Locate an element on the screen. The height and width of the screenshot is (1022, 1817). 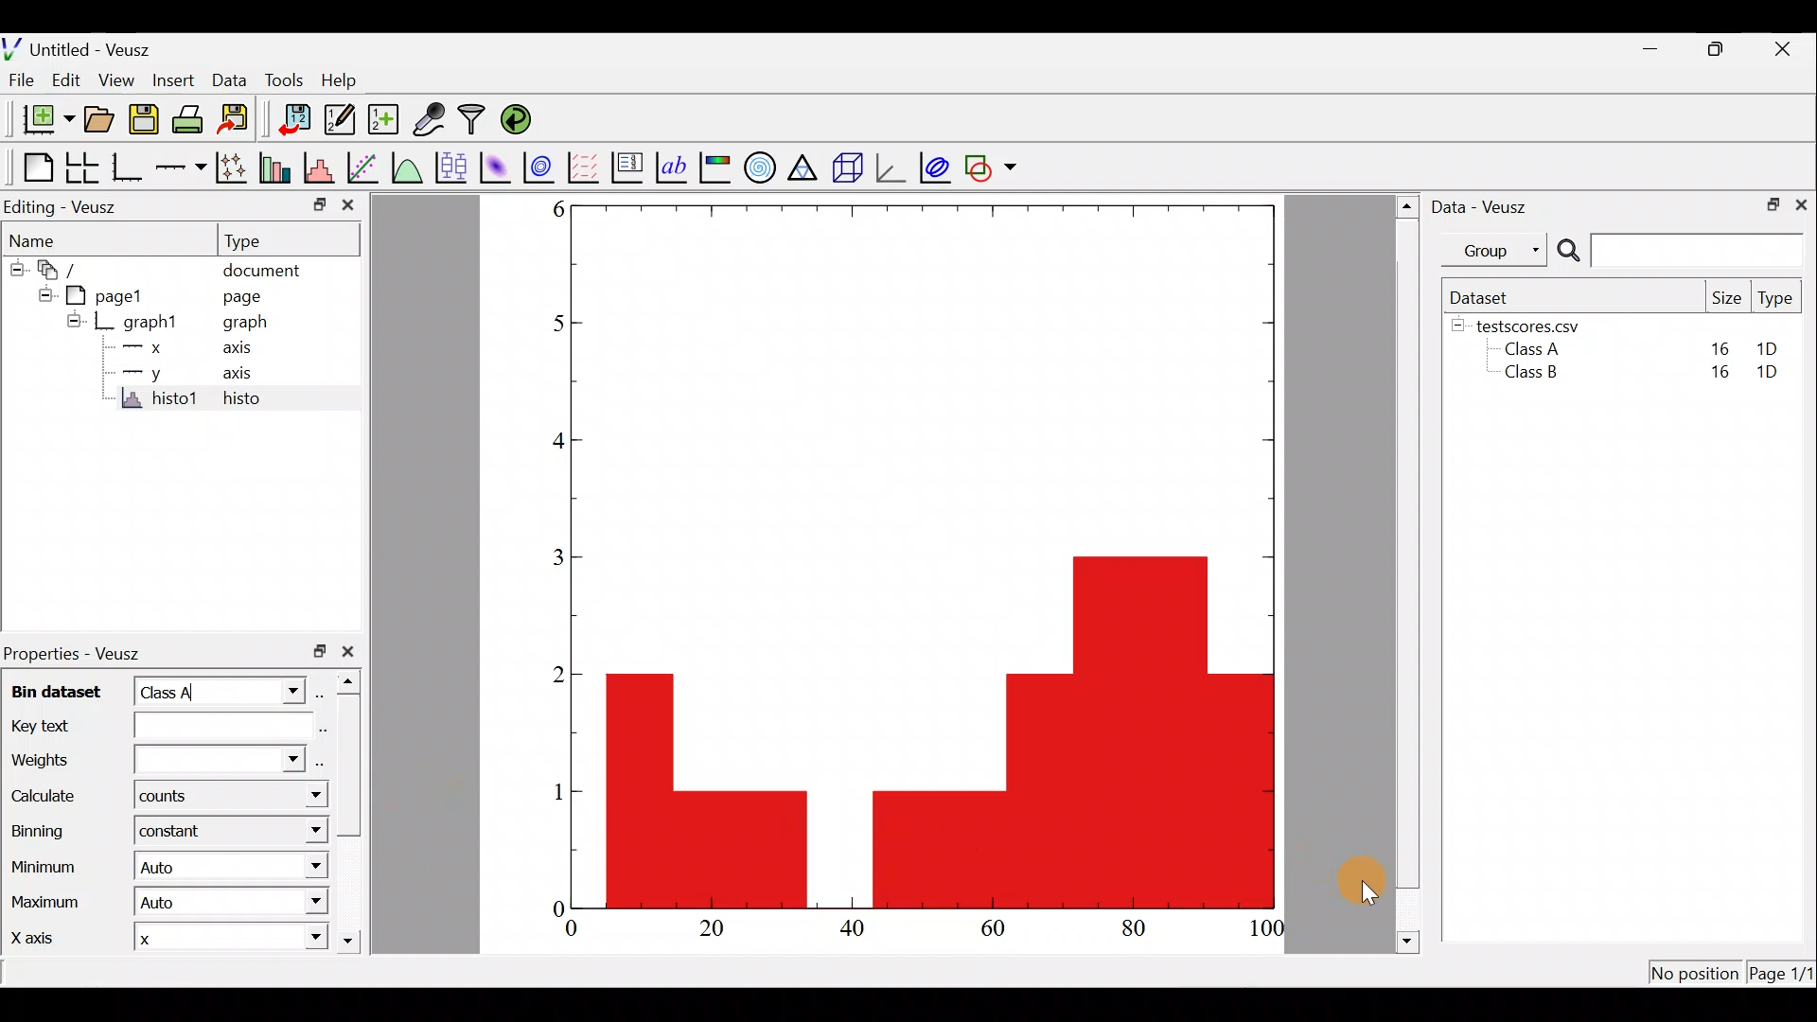
Bin dataset is located at coordinates (58, 691).